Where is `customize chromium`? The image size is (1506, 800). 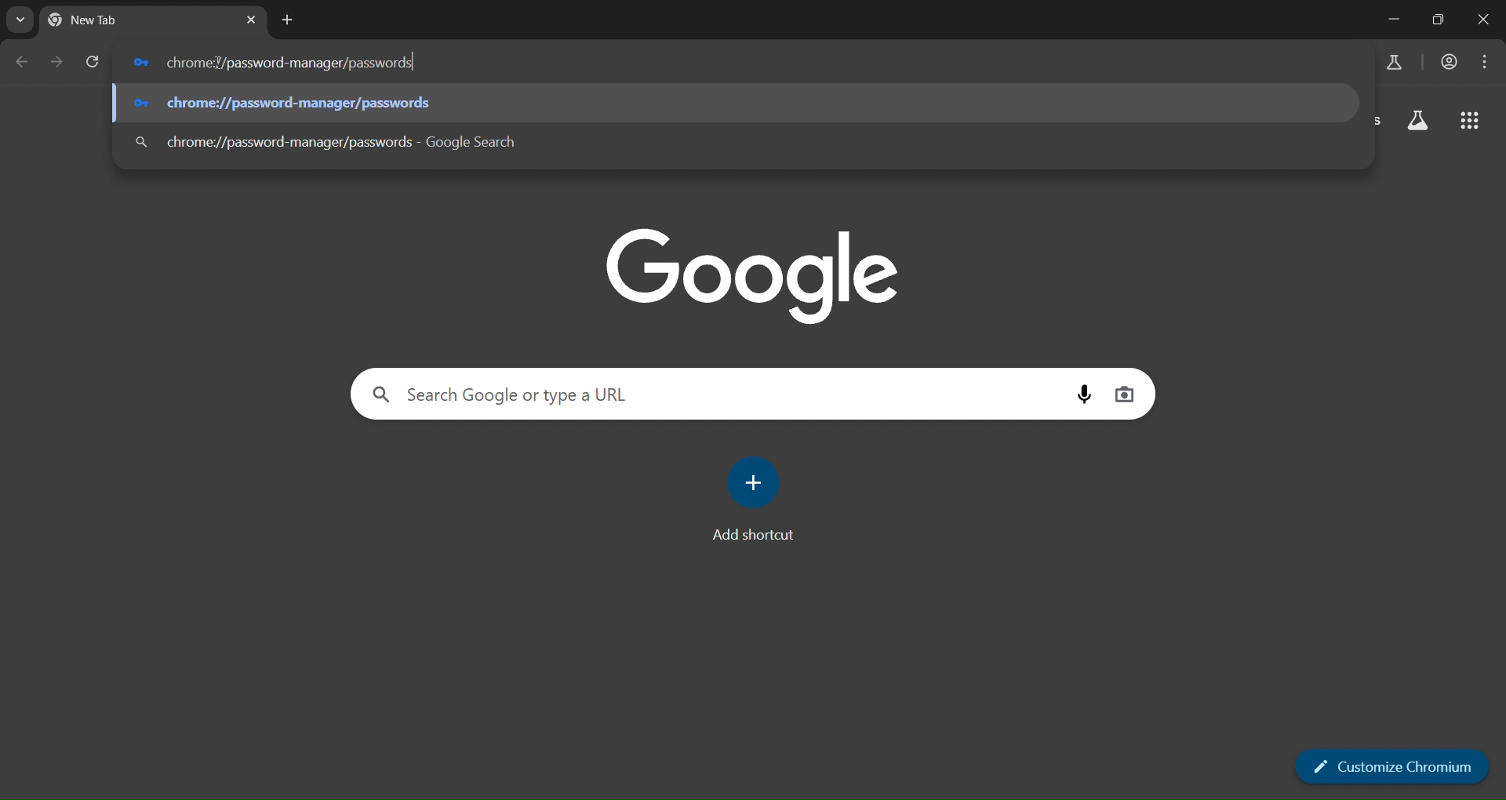 customize chromium is located at coordinates (1387, 767).